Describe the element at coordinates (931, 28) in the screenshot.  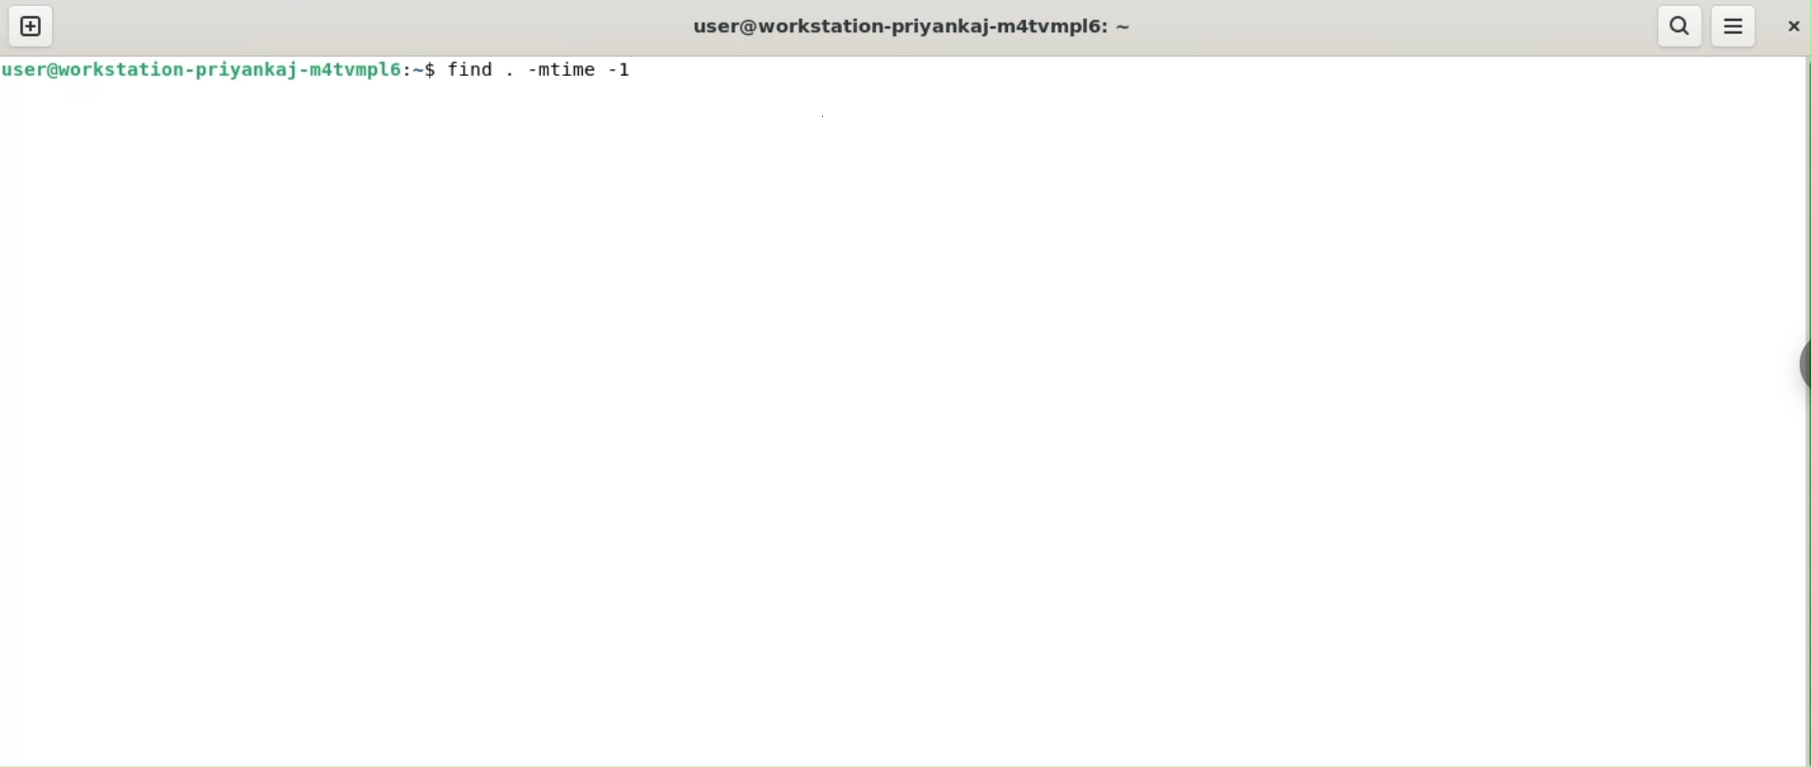
I see `user@workstation-priyankaj-m4tvmplé: ~` at that location.